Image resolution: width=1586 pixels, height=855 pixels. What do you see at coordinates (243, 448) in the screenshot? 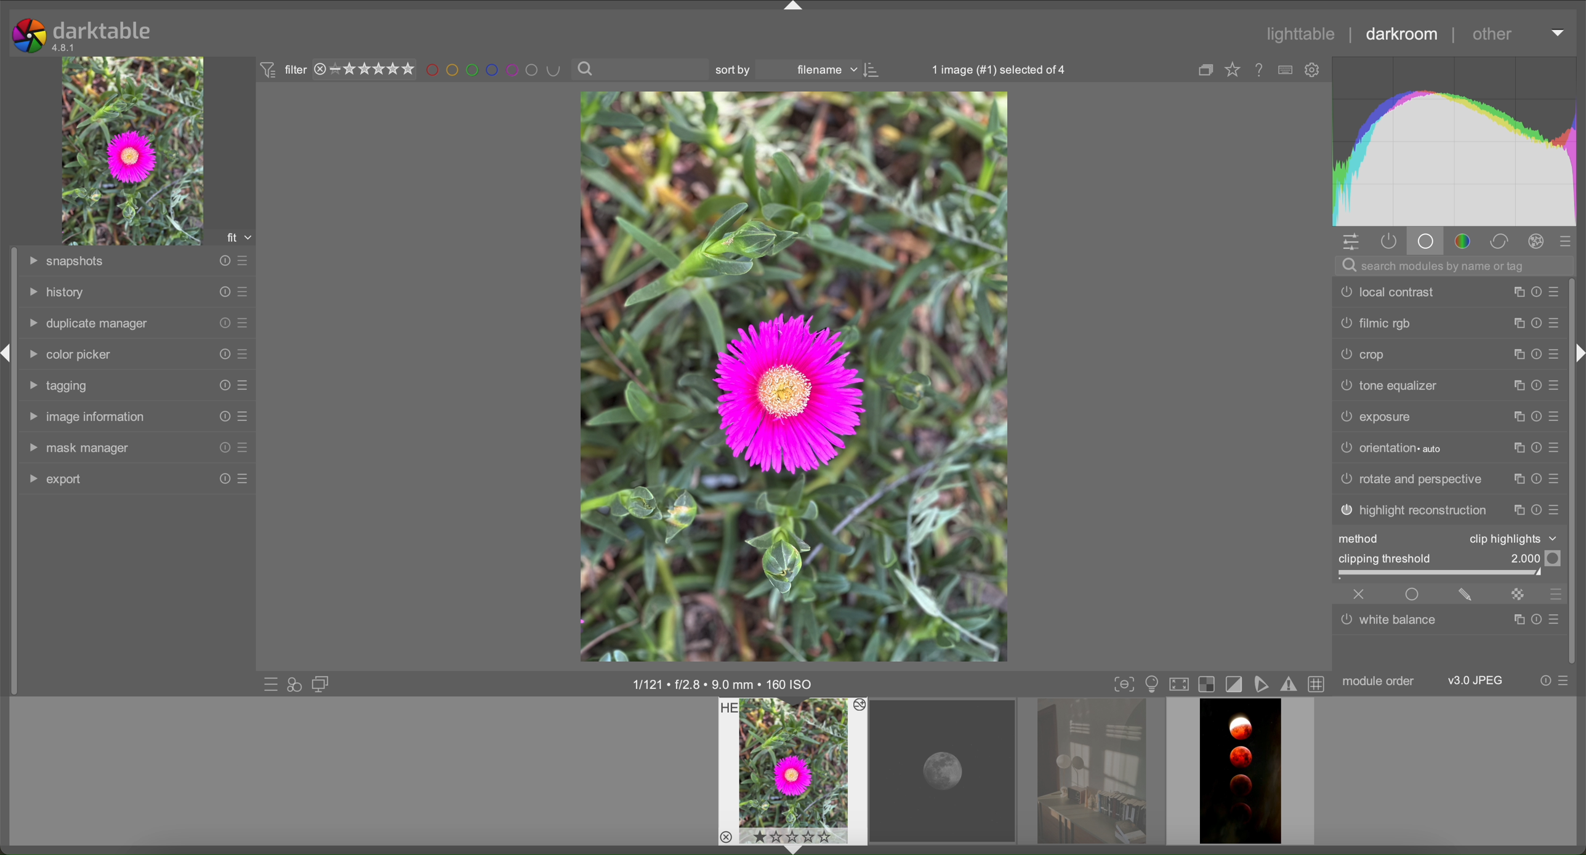
I see `presets` at bounding box center [243, 448].